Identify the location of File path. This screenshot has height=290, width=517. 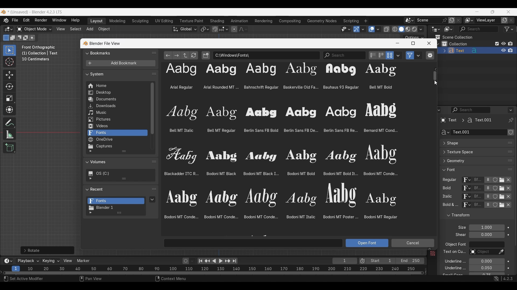
(266, 55).